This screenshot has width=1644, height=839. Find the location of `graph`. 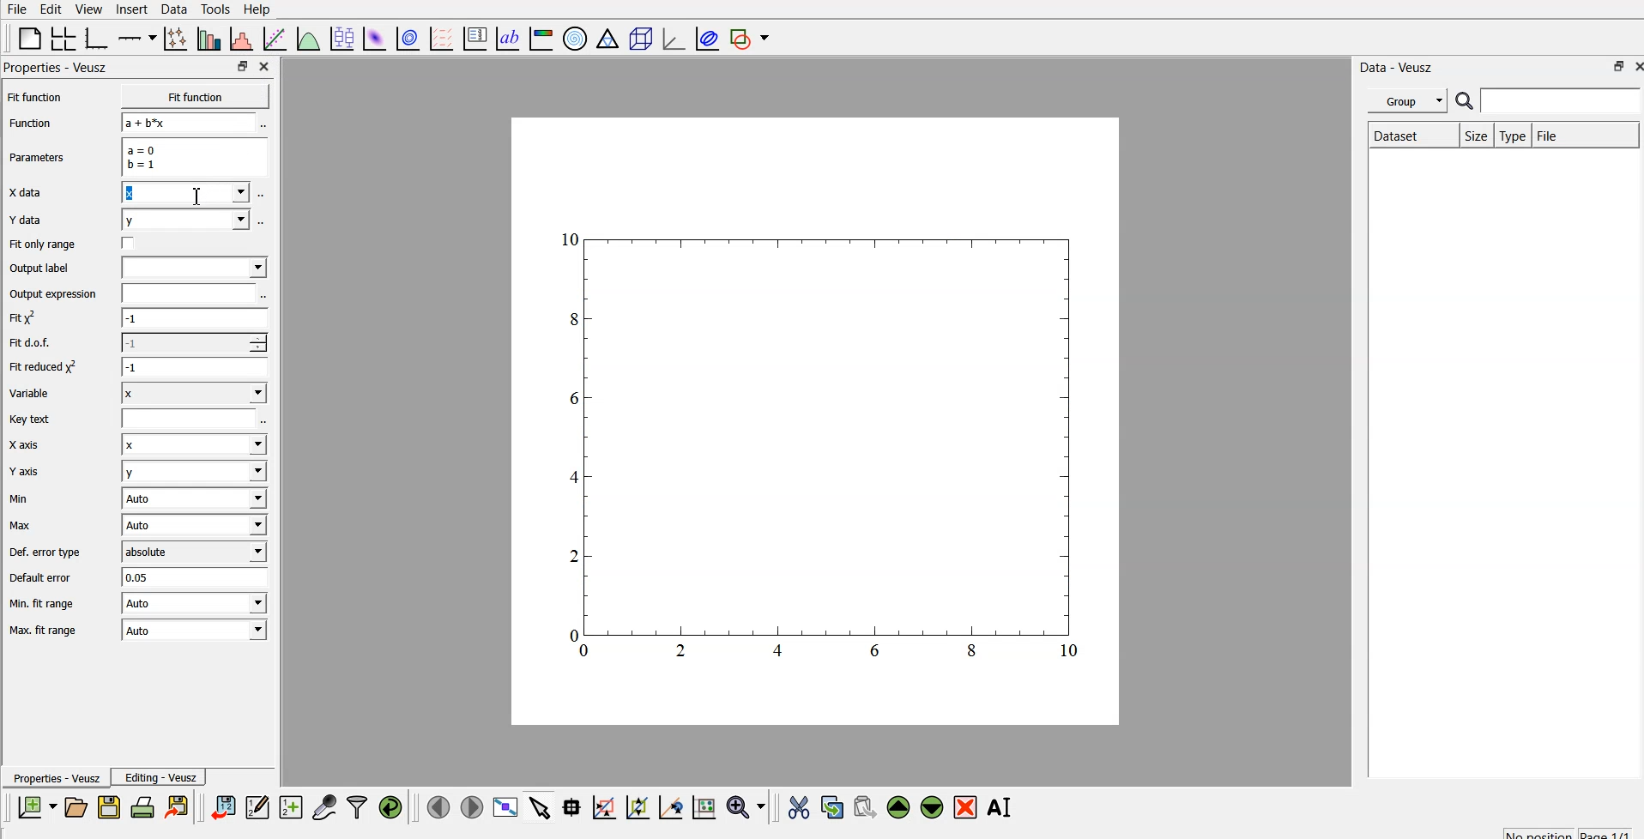

graph is located at coordinates (820, 448).